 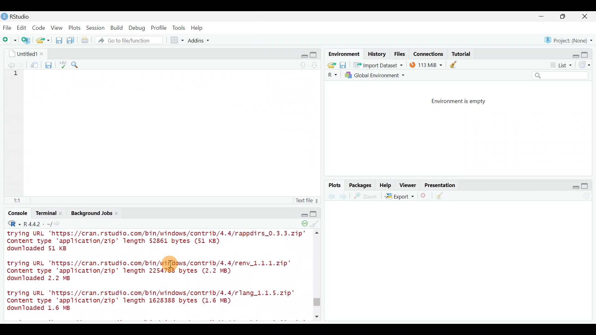 I want to click on save current document, so click(x=50, y=64).